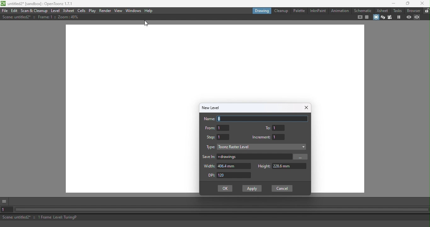  What do you see at coordinates (306, 107) in the screenshot?
I see `Close` at bounding box center [306, 107].